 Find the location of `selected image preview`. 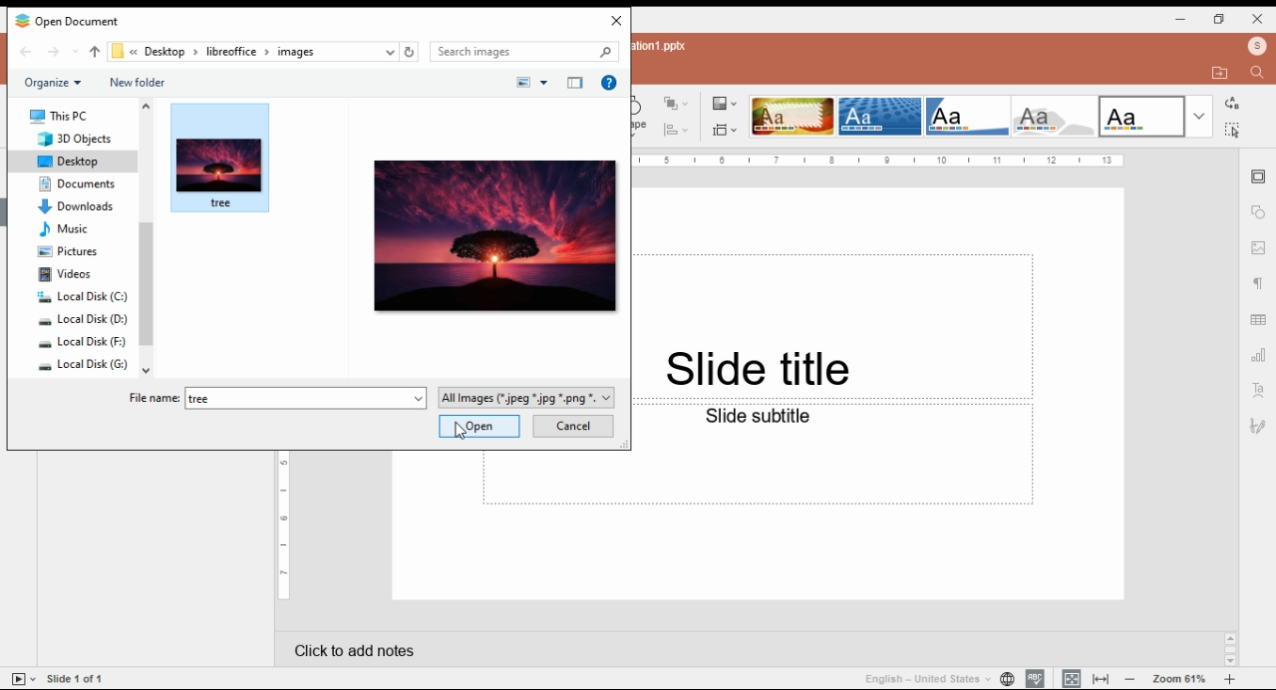

selected image preview is located at coordinates (494, 234).